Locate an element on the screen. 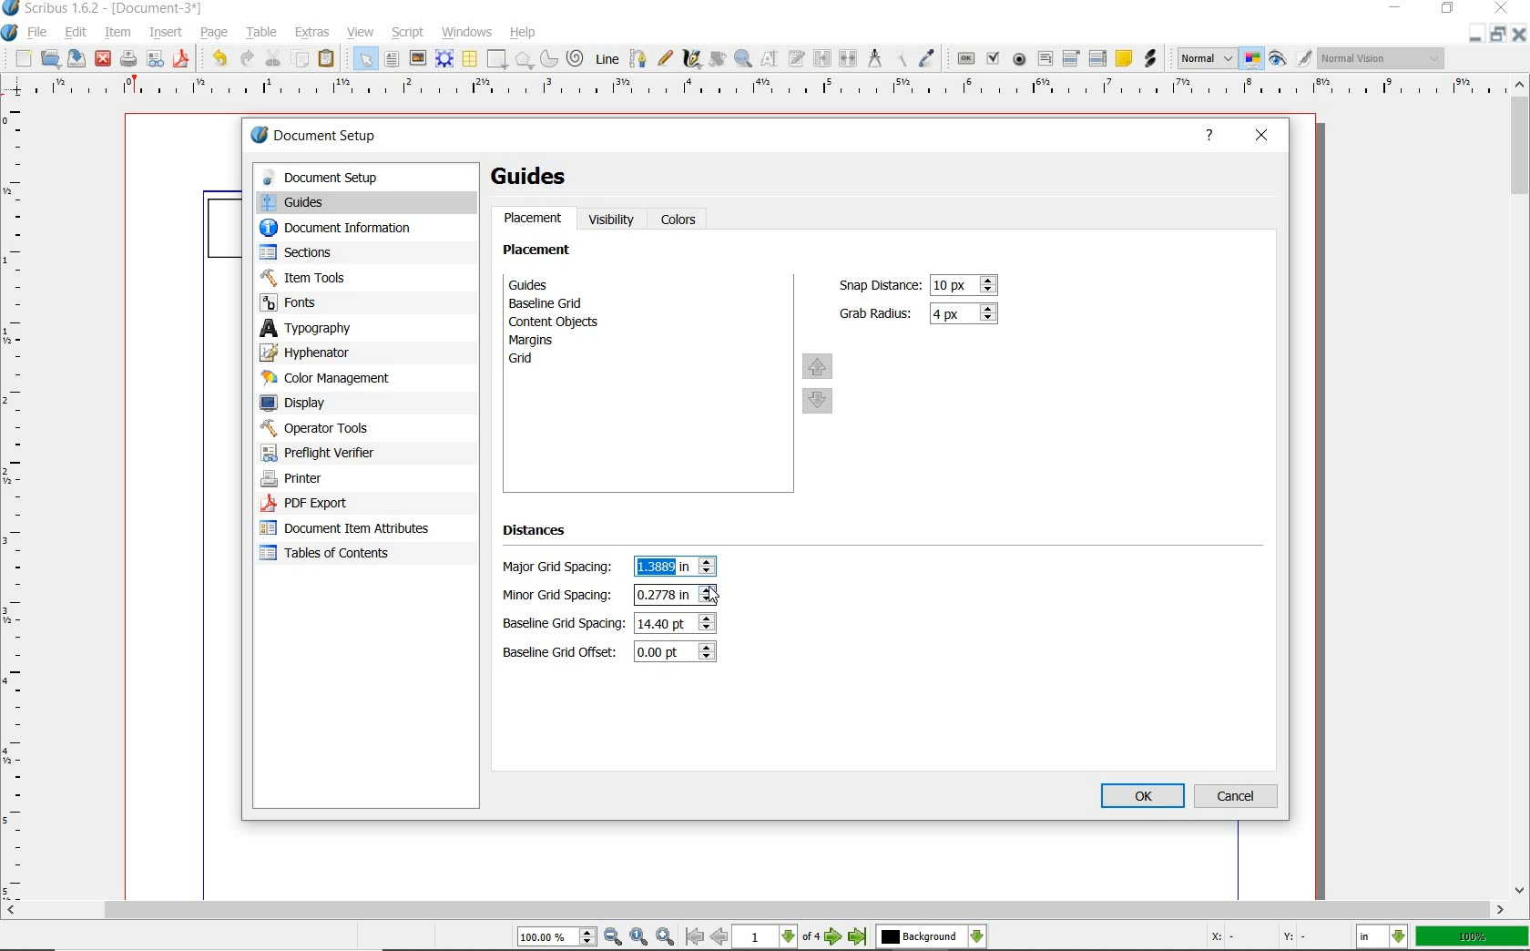  select is located at coordinates (367, 62).